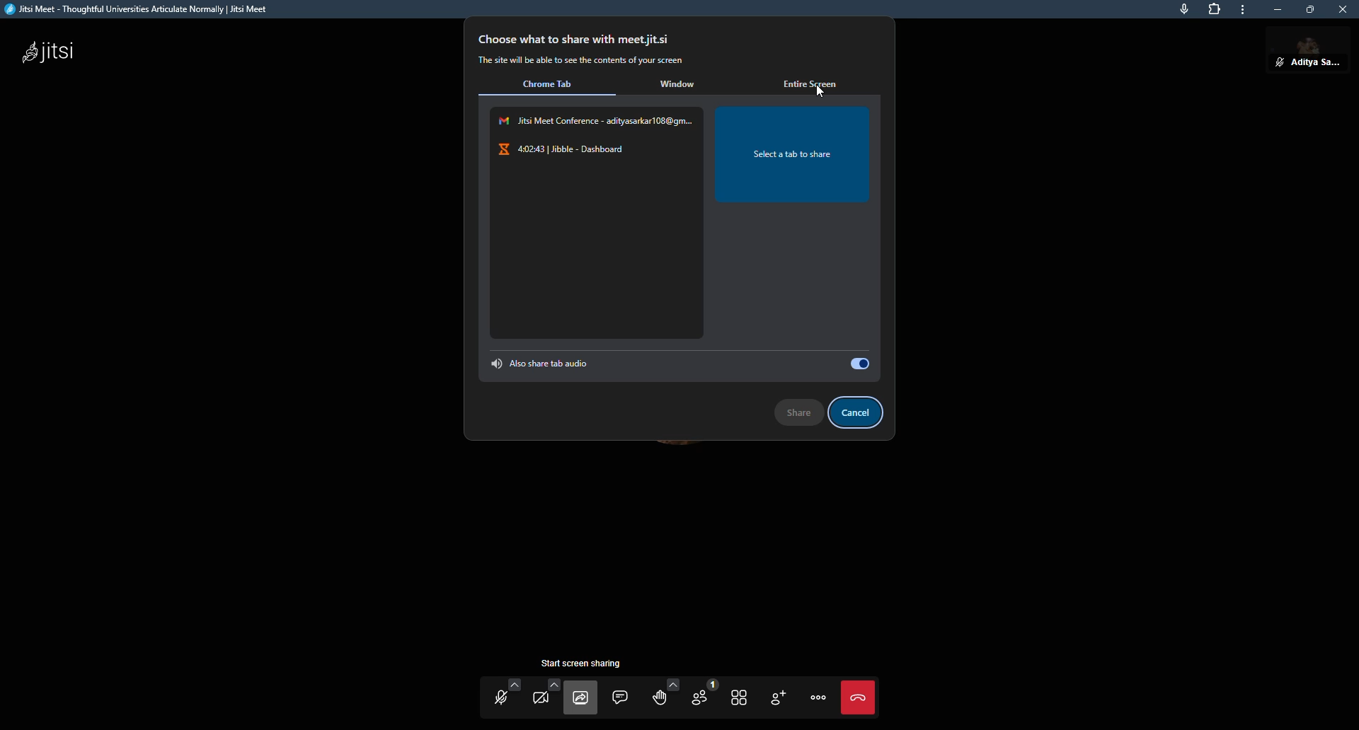 Image resolution: width=1359 pixels, height=730 pixels. Describe the element at coordinates (816, 81) in the screenshot. I see `entire screen` at that location.